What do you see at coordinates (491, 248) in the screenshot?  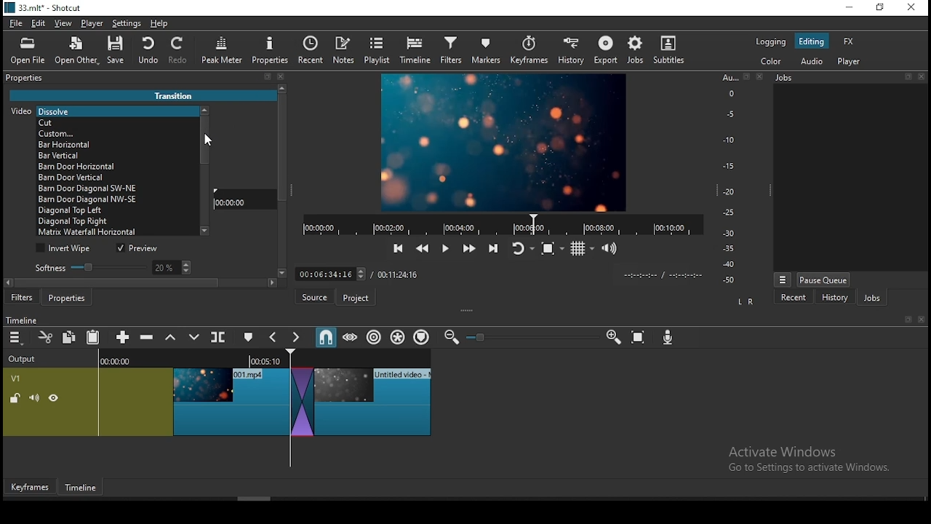 I see `skip to next point` at bounding box center [491, 248].